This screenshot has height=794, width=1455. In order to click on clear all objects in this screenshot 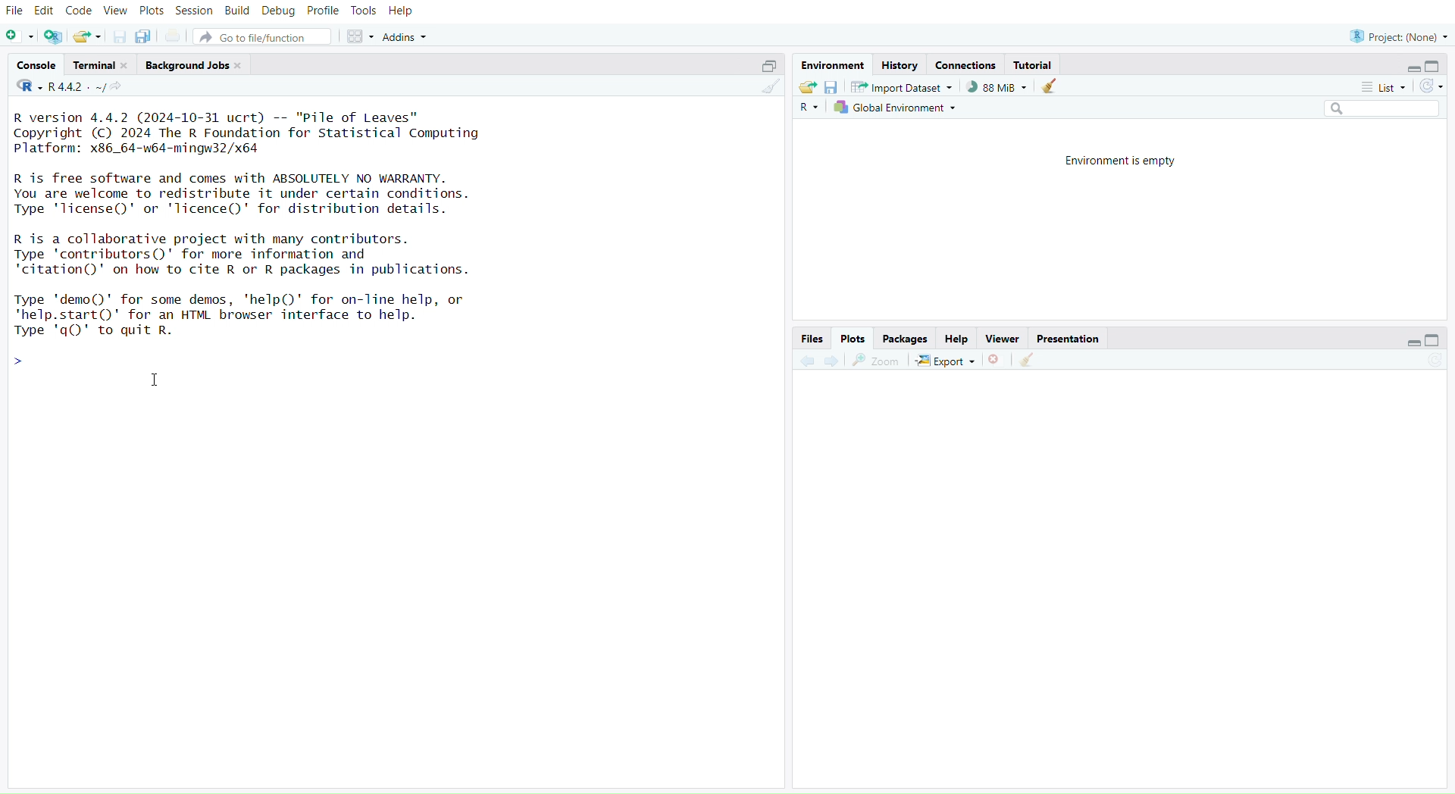, I will do `click(1049, 87)`.